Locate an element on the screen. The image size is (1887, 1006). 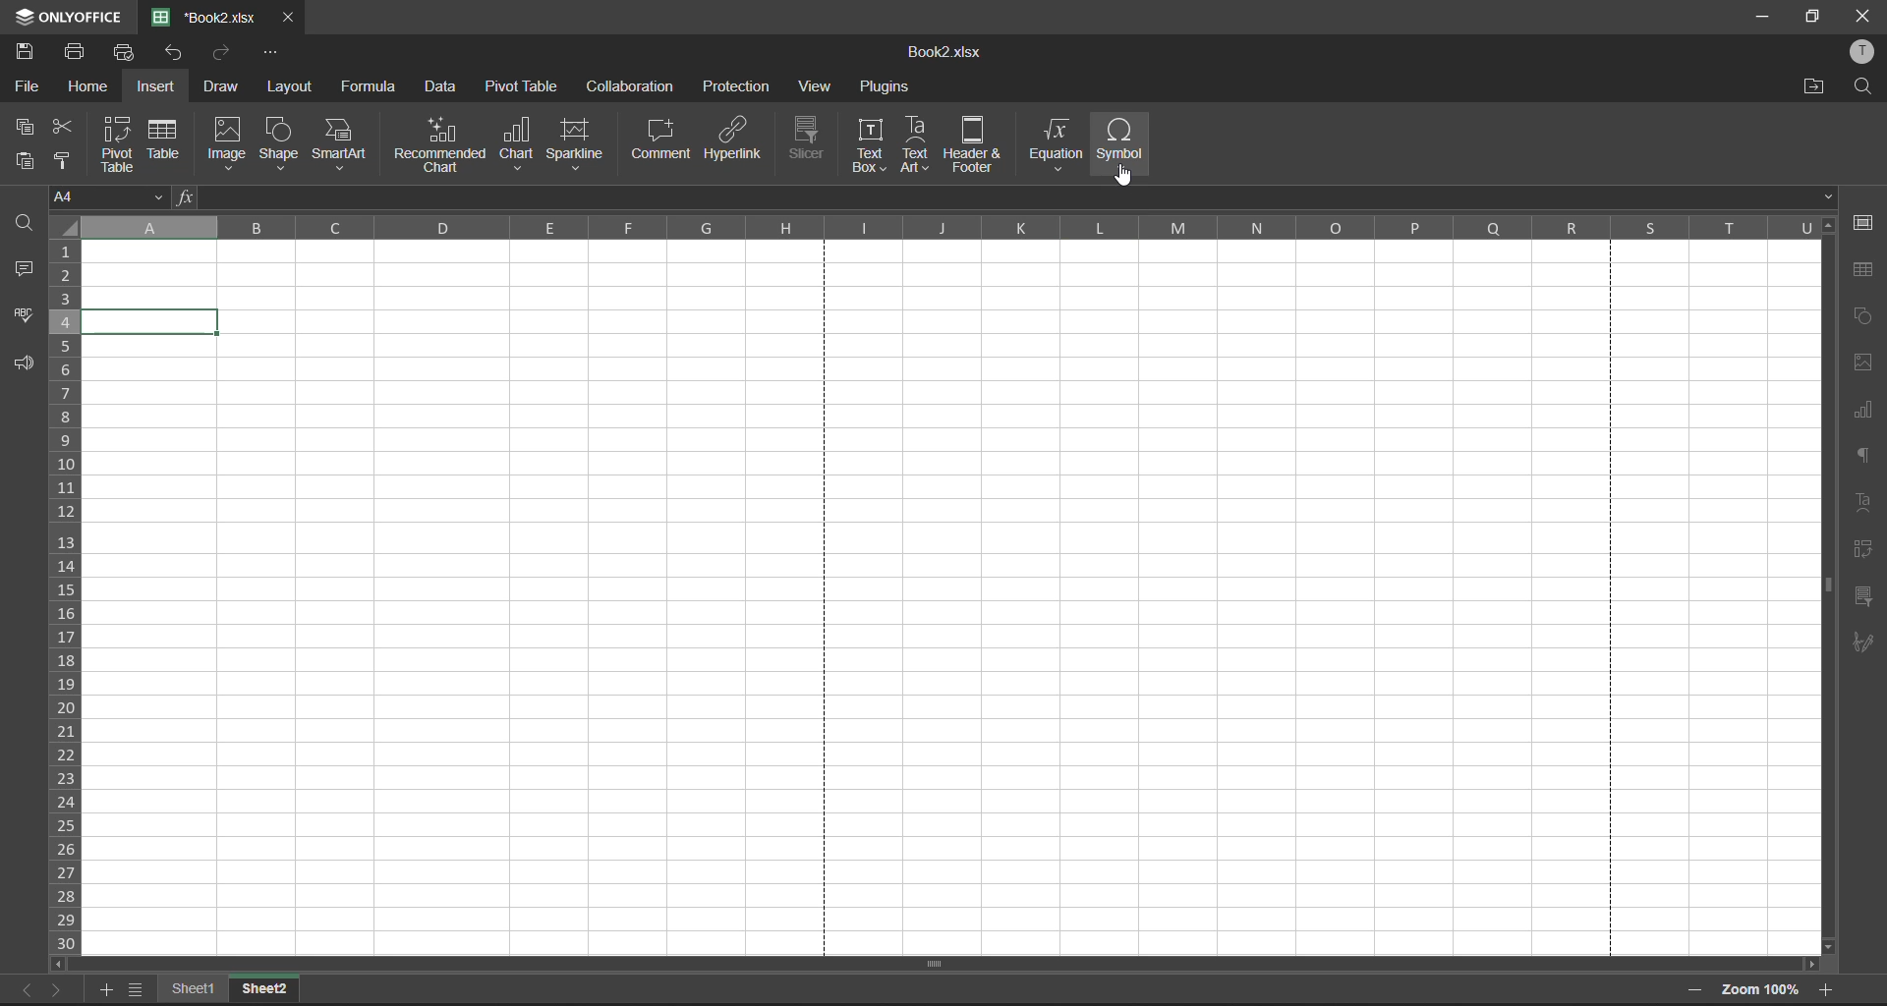
cursor is located at coordinates (1125, 173).